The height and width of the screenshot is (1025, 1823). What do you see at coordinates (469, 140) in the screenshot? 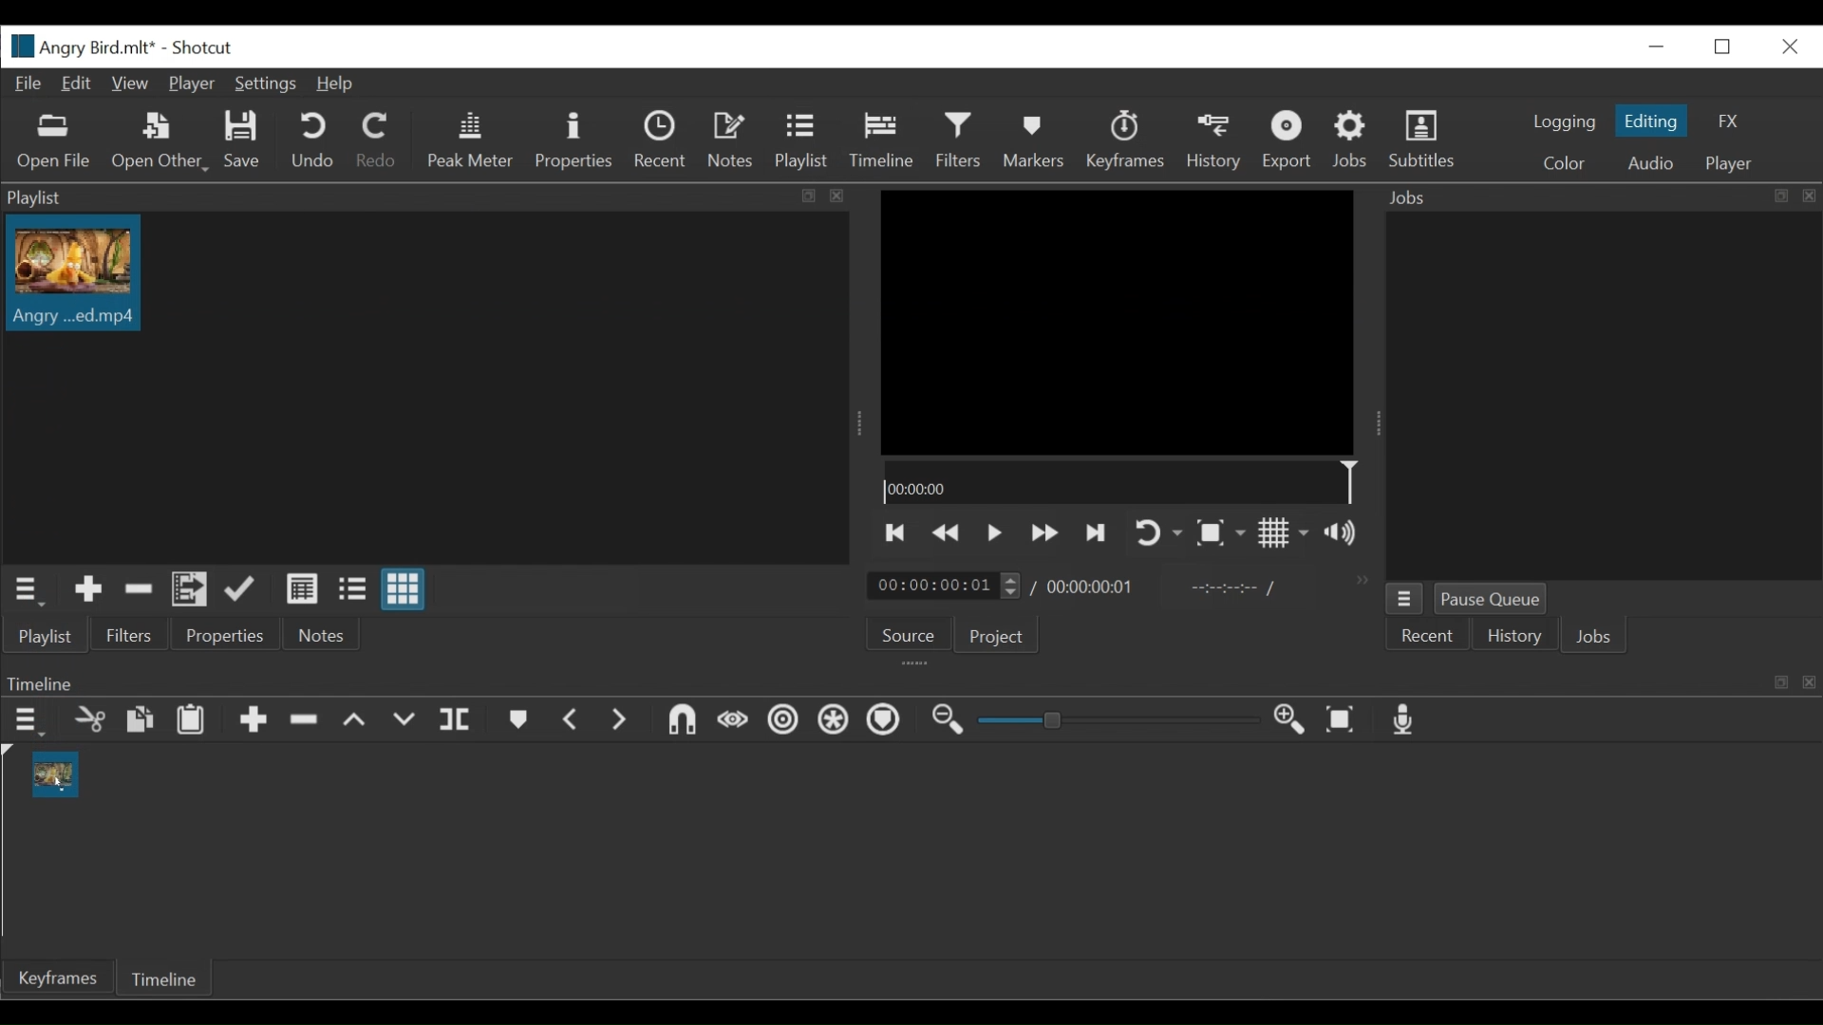
I see `Peak Meter` at bounding box center [469, 140].